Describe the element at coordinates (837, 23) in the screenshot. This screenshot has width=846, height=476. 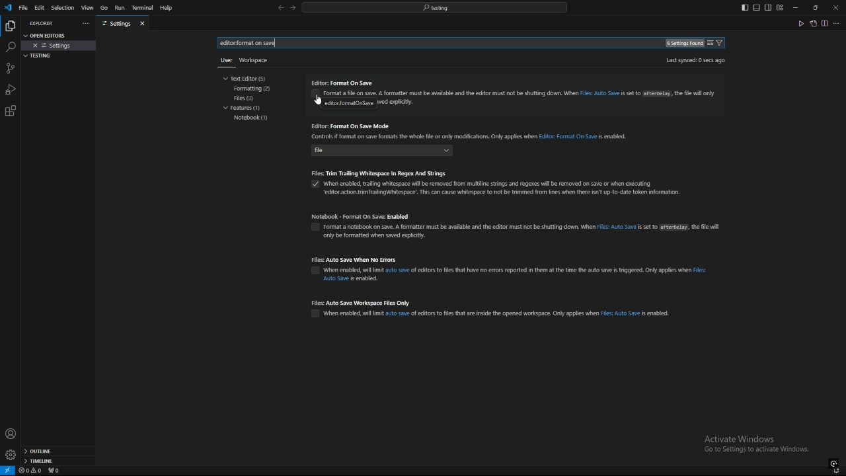
I see `more actions` at that location.